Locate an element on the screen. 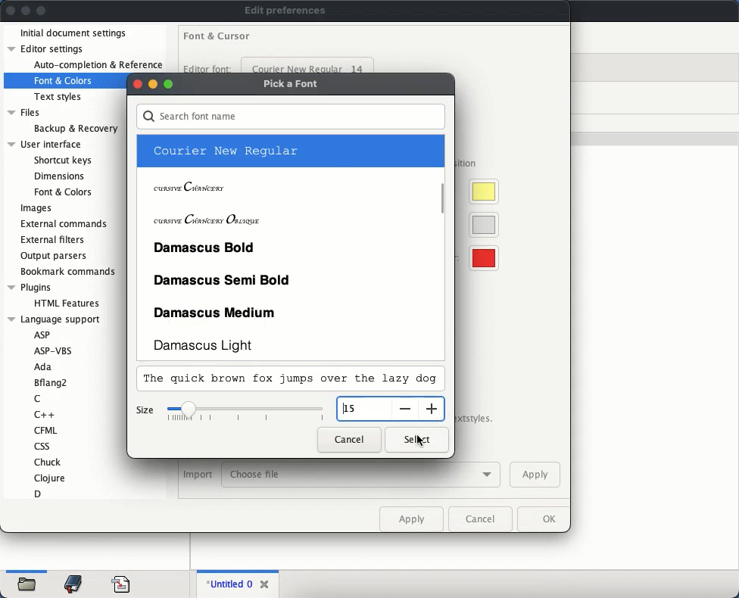  cancel is located at coordinates (350, 439).